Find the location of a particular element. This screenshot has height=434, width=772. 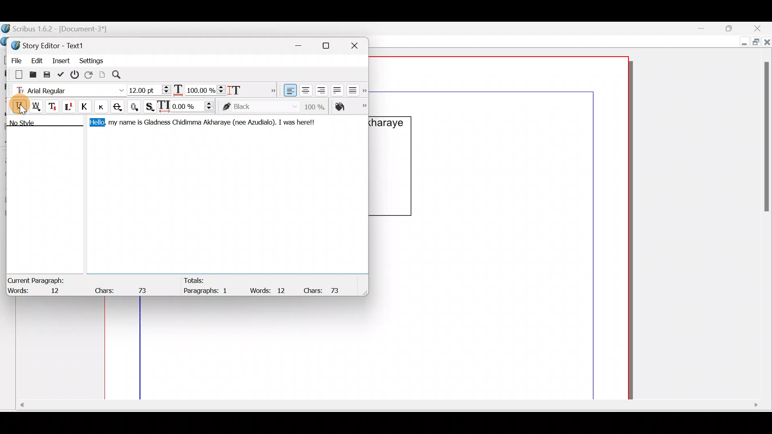

Scribus 1.6.2 - [Document-3*] is located at coordinates (64, 29).